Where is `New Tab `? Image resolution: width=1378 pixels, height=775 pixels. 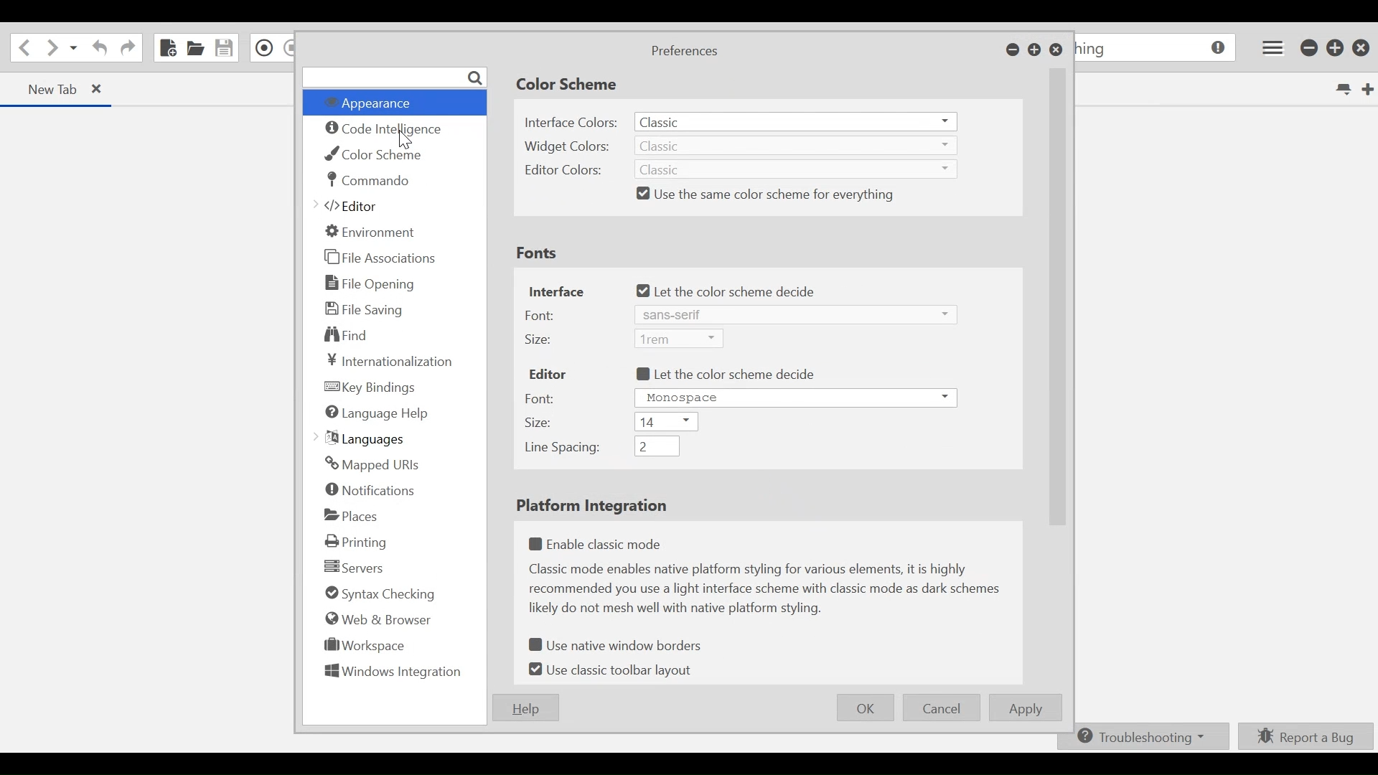 New Tab  is located at coordinates (1366, 88).